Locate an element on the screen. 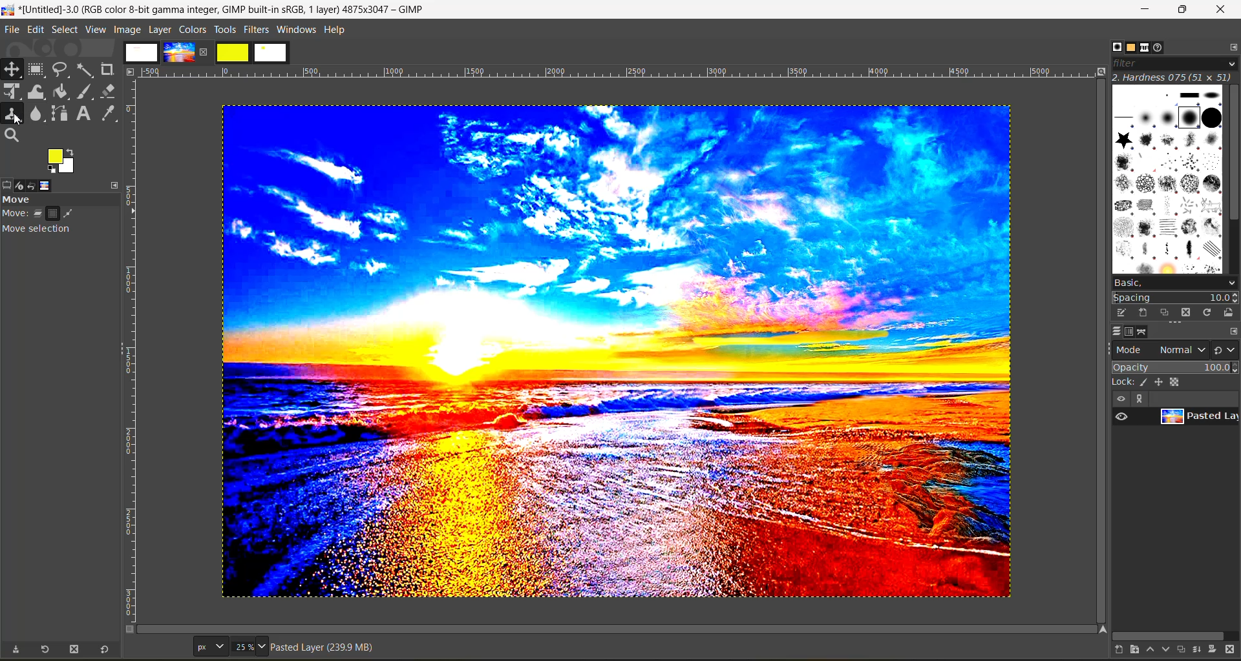 The height and width of the screenshot is (661, 1241). refresh brushes is located at coordinates (1207, 312).